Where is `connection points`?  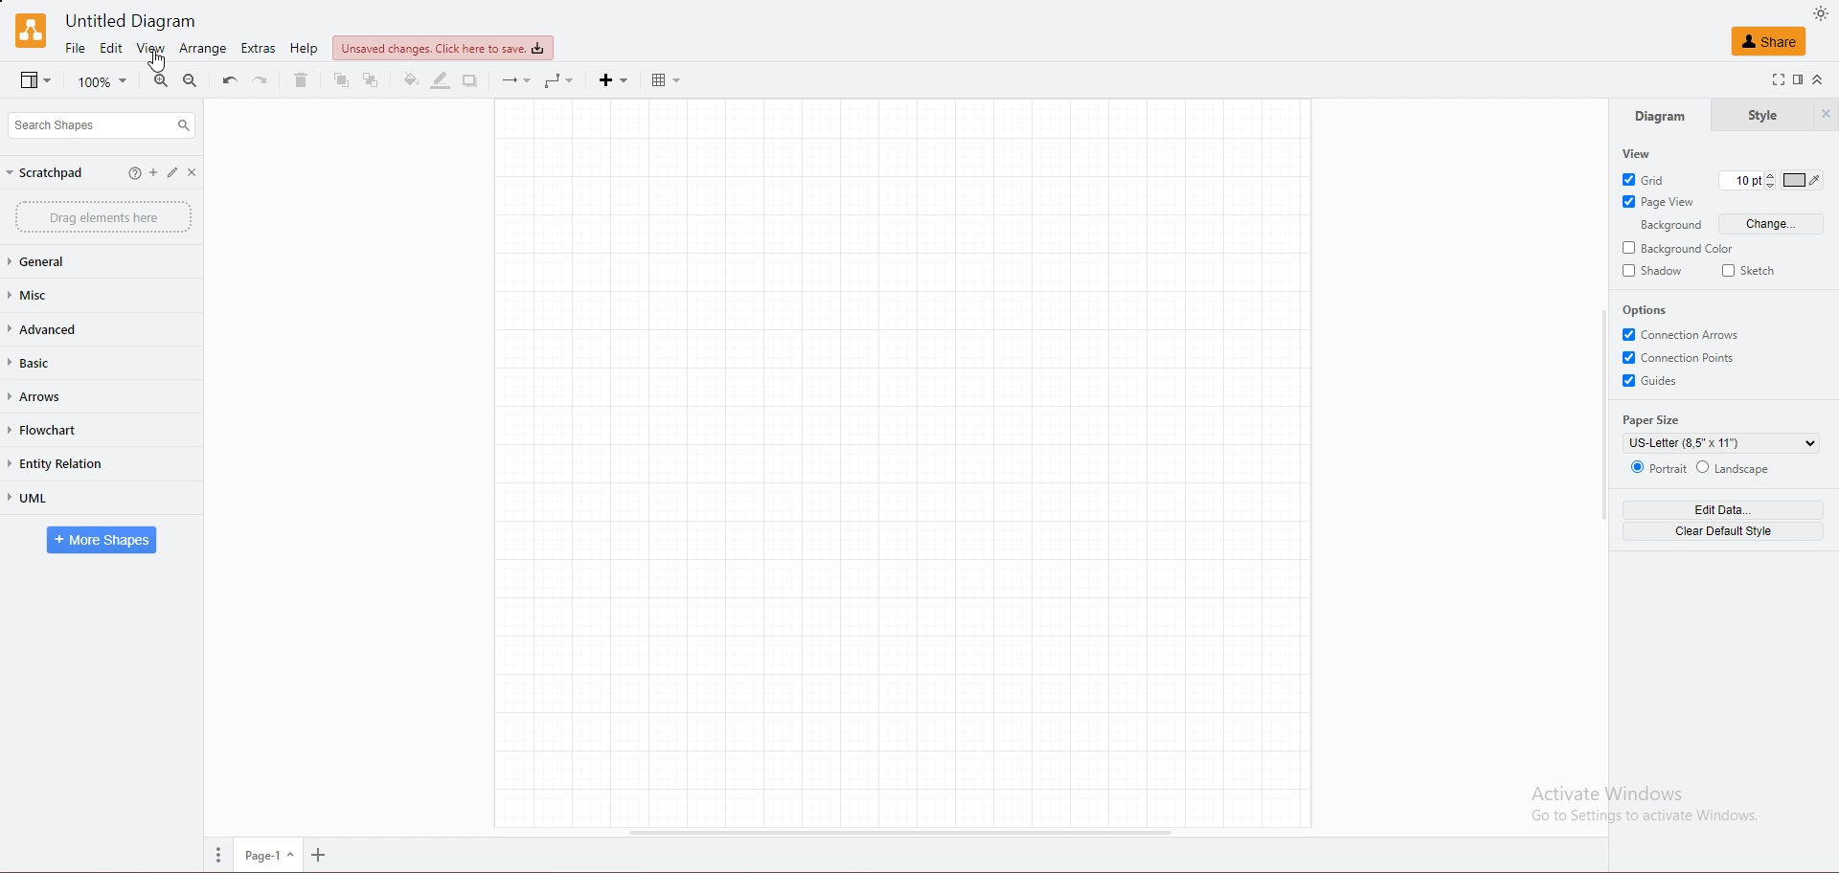
connection points is located at coordinates (1685, 357).